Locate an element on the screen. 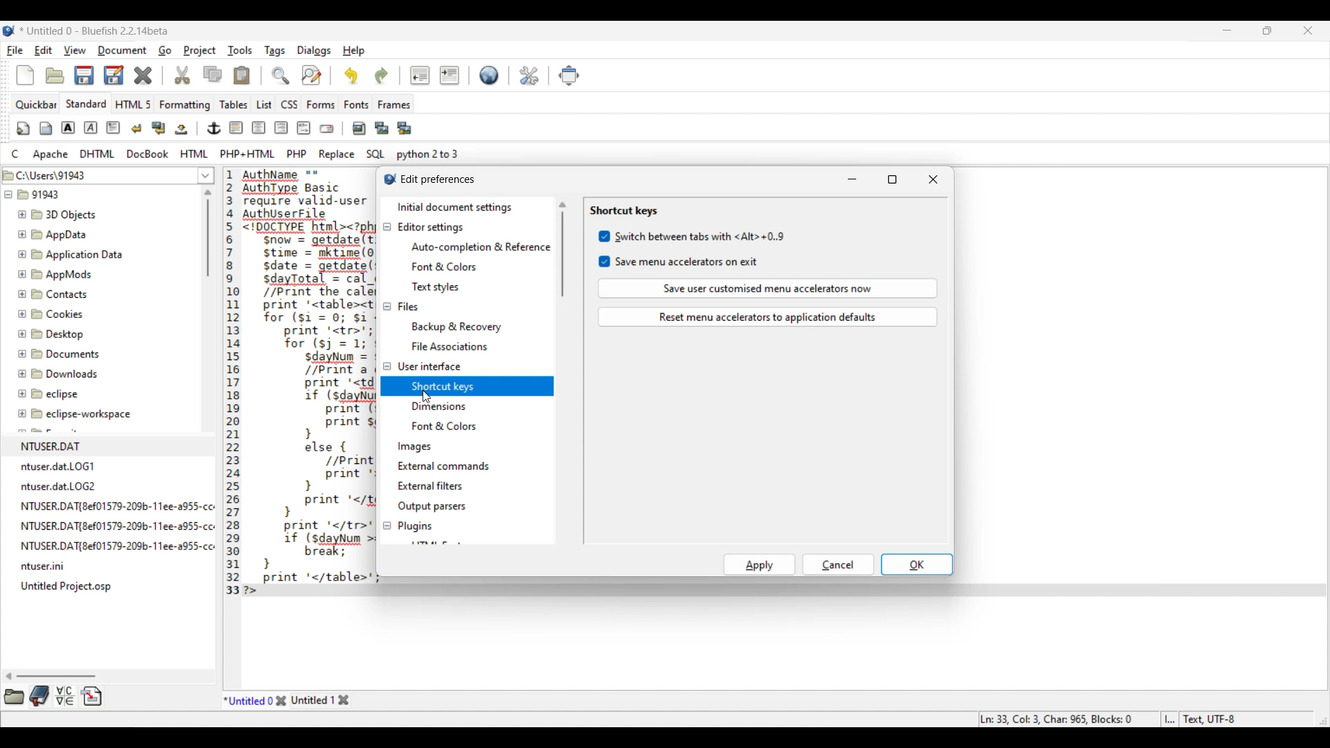  Close window is located at coordinates (934, 179).